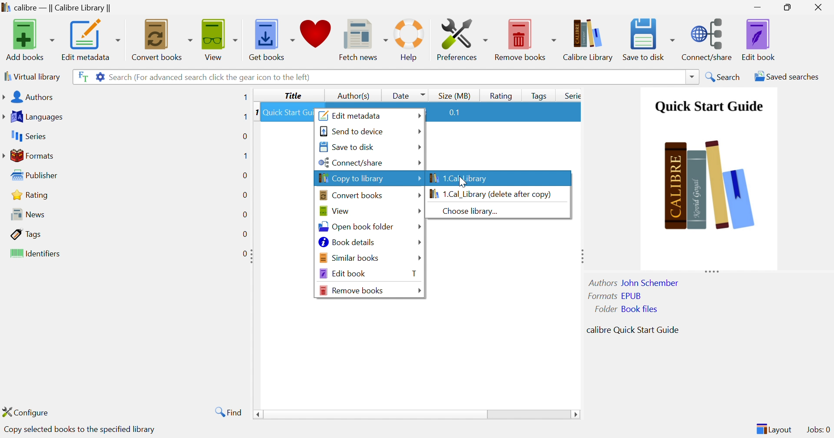  I want to click on News, so click(25, 213).